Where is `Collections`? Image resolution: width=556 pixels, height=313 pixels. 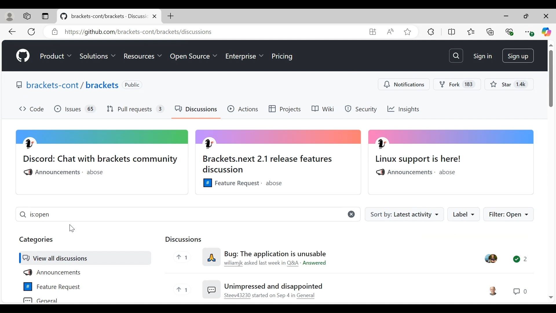
Collections is located at coordinates (490, 32).